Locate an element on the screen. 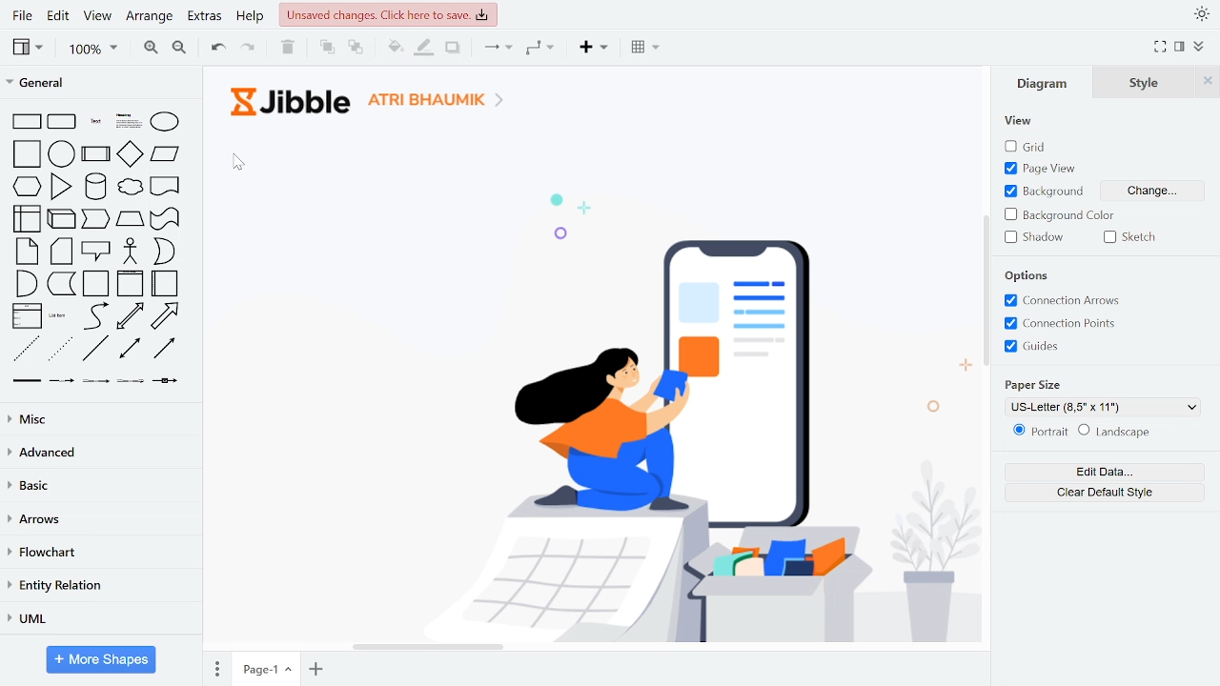  File is located at coordinates (19, 16).